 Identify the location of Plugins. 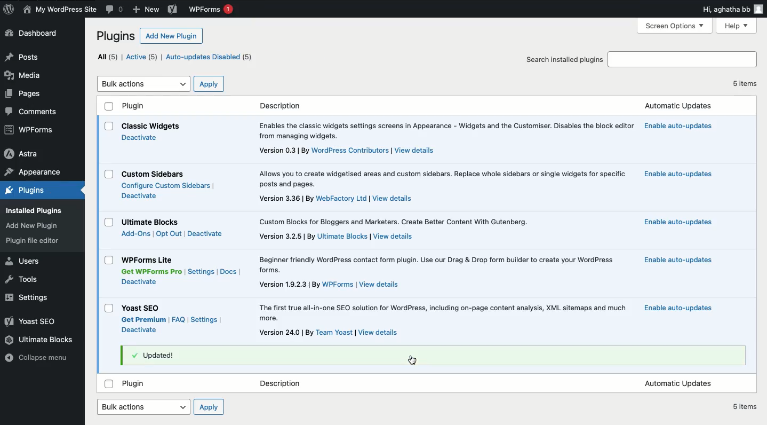
(30, 191).